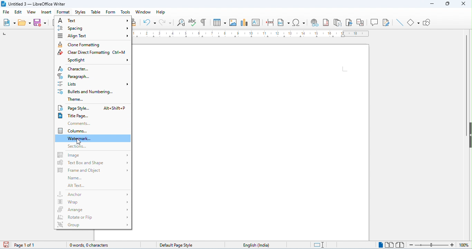 This screenshot has width=472, height=249. I want to click on comments, so click(83, 122).